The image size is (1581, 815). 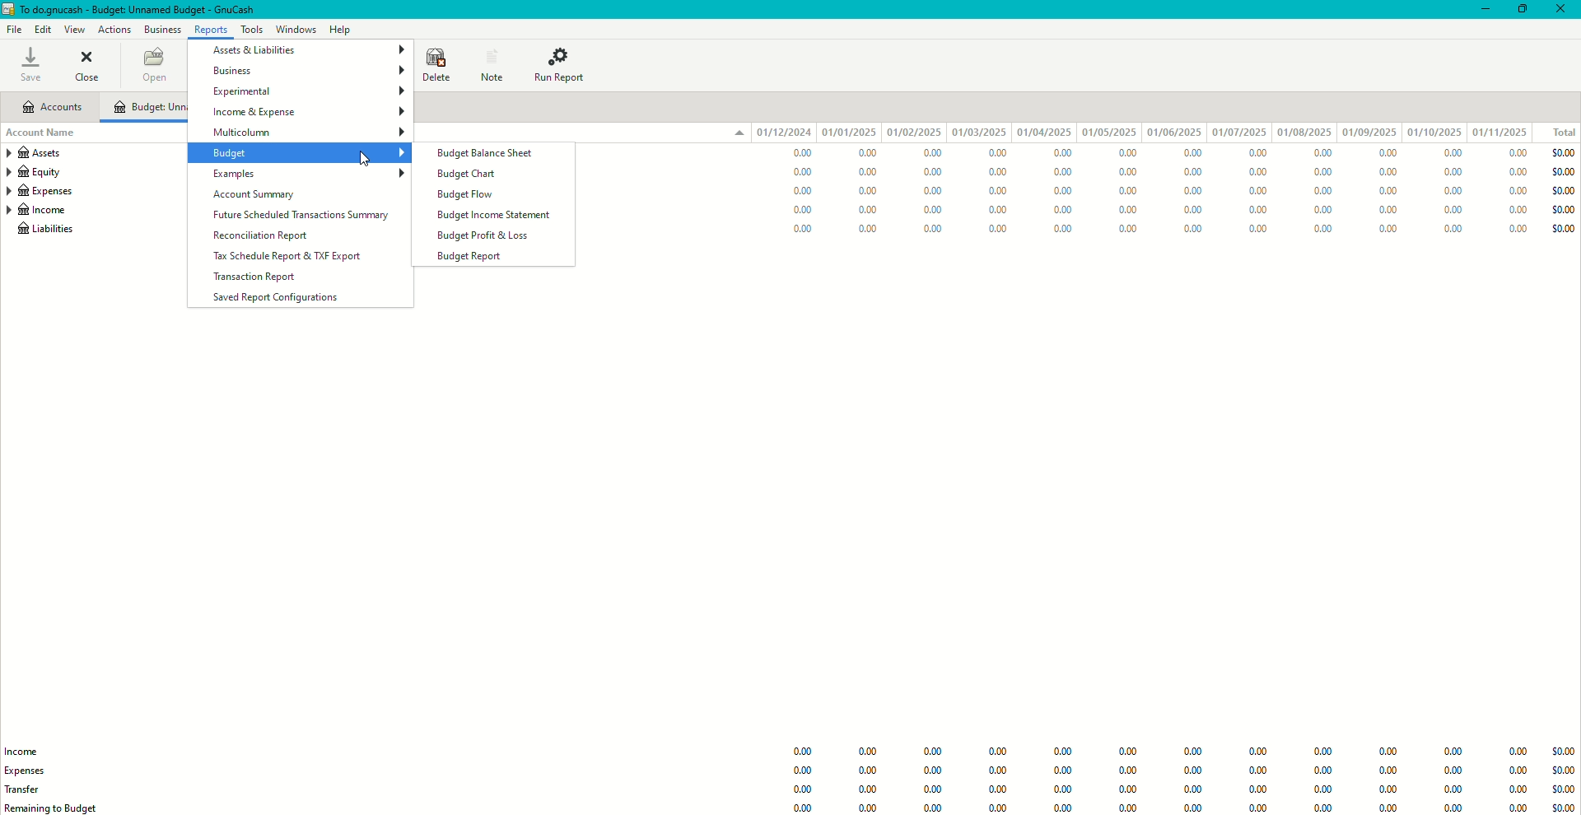 I want to click on Minimize, so click(x=1480, y=9).